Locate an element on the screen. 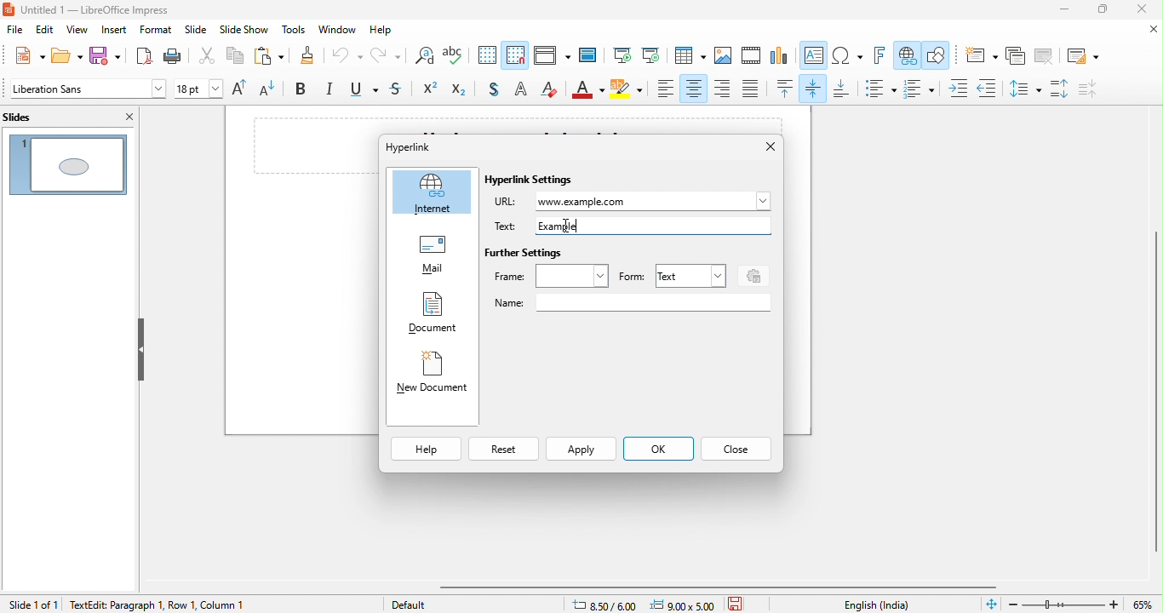 The width and height of the screenshot is (1163, 613). slide 1 is located at coordinates (68, 163).